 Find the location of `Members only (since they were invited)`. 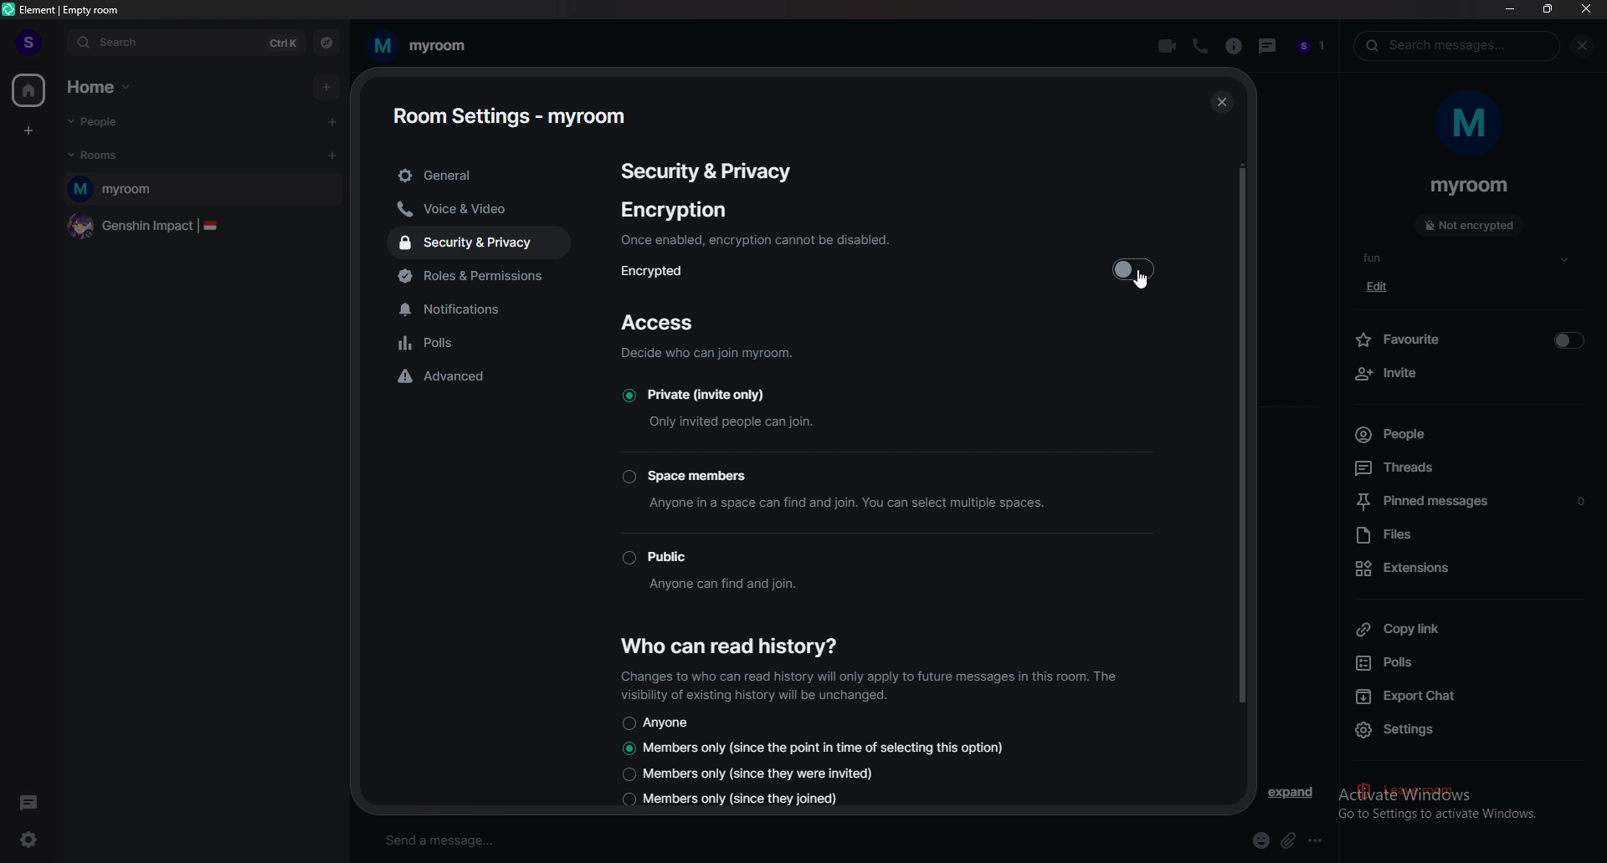

Members only (since they were invited) is located at coordinates (747, 774).